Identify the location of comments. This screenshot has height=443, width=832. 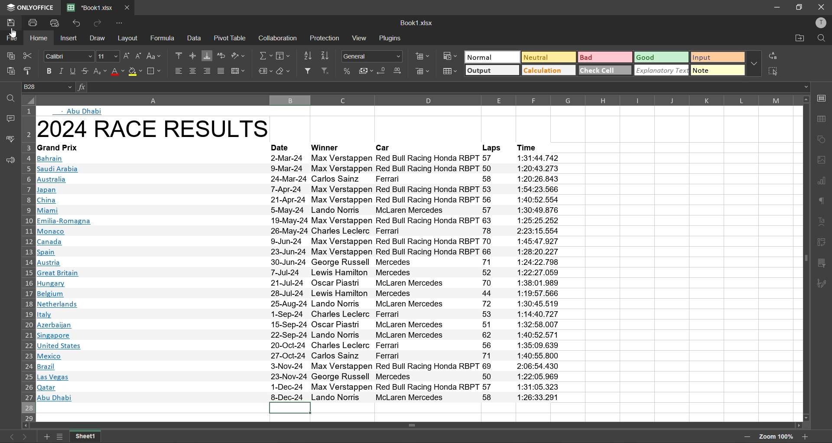
(10, 120).